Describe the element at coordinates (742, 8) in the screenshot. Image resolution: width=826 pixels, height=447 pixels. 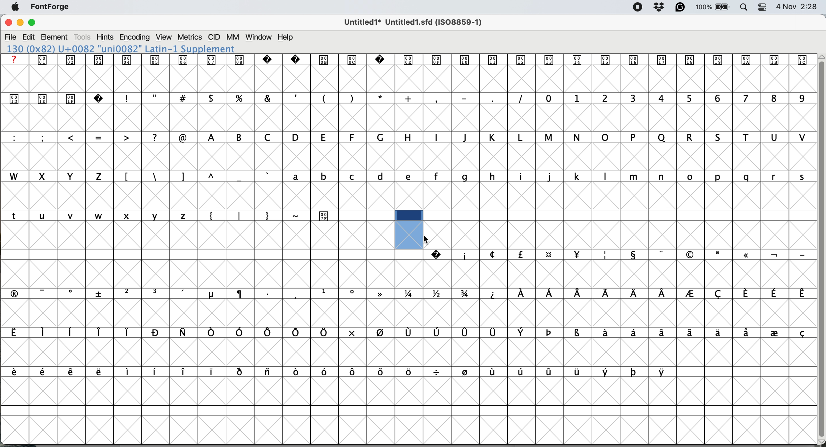
I see `spotlight search` at that location.